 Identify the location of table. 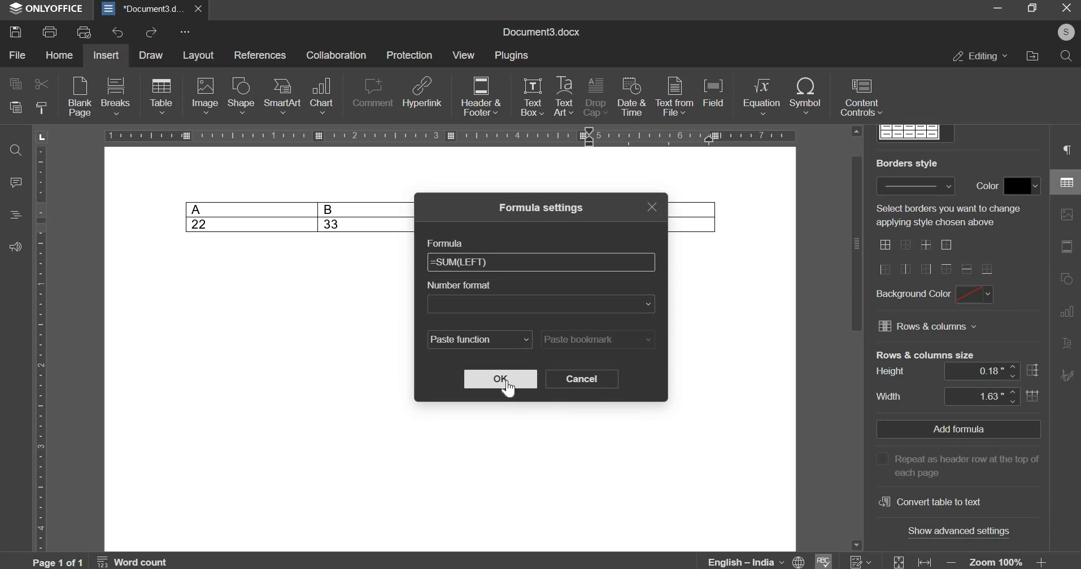
(161, 97).